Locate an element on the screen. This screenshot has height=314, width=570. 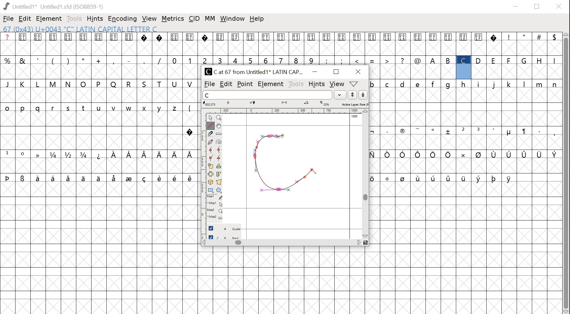
mouse left button is located at coordinates (216, 197).